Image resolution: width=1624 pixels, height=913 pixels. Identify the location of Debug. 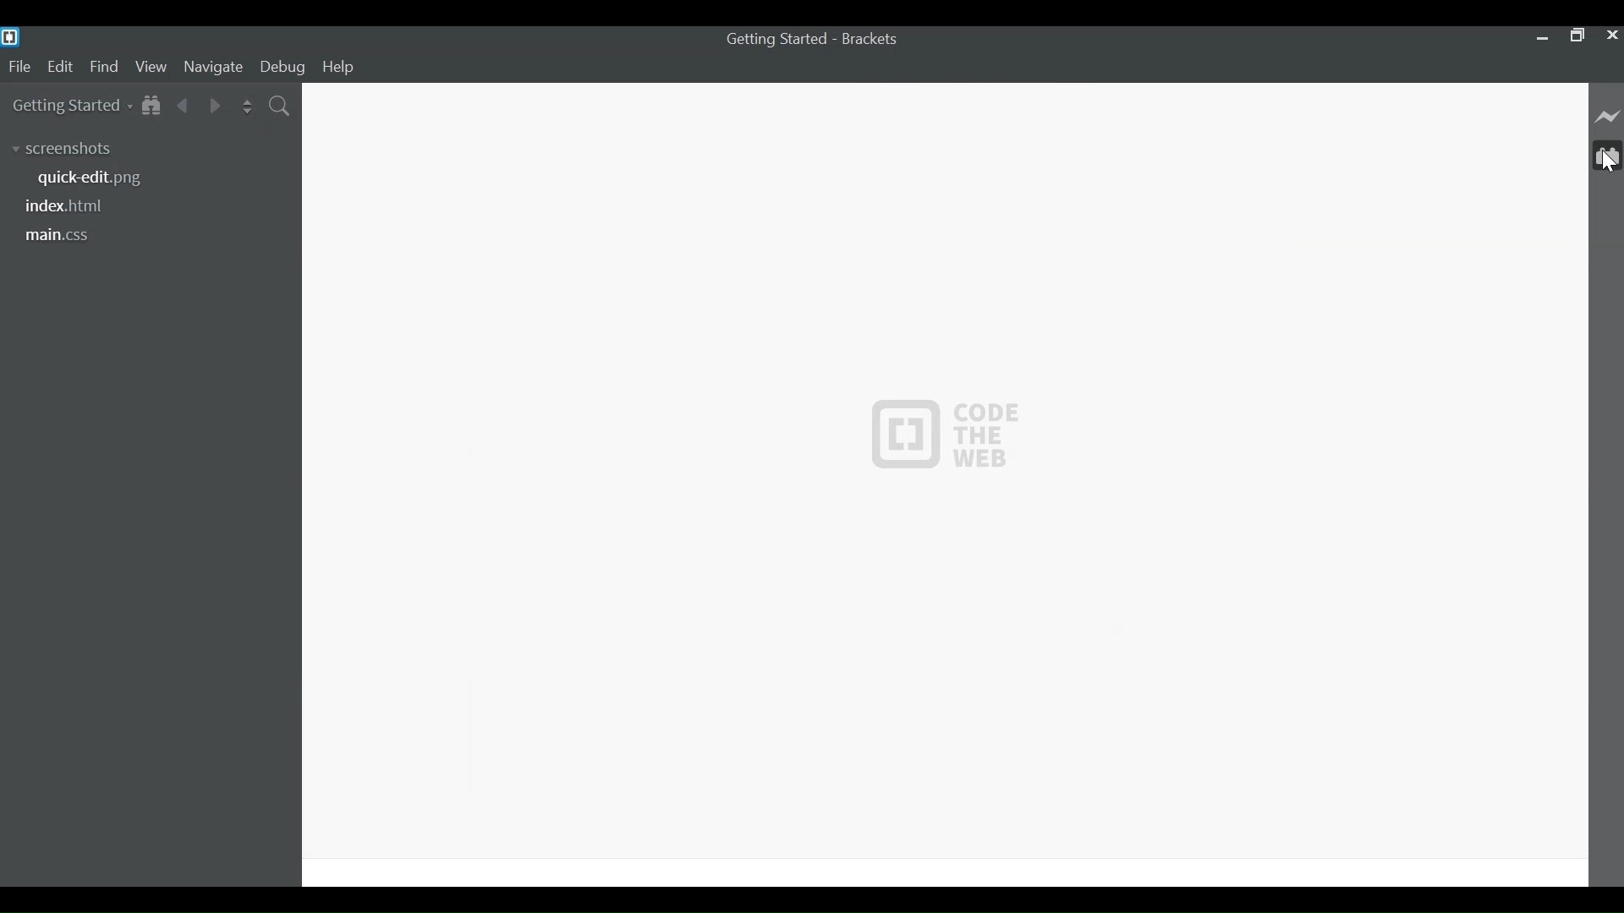
(286, 68).